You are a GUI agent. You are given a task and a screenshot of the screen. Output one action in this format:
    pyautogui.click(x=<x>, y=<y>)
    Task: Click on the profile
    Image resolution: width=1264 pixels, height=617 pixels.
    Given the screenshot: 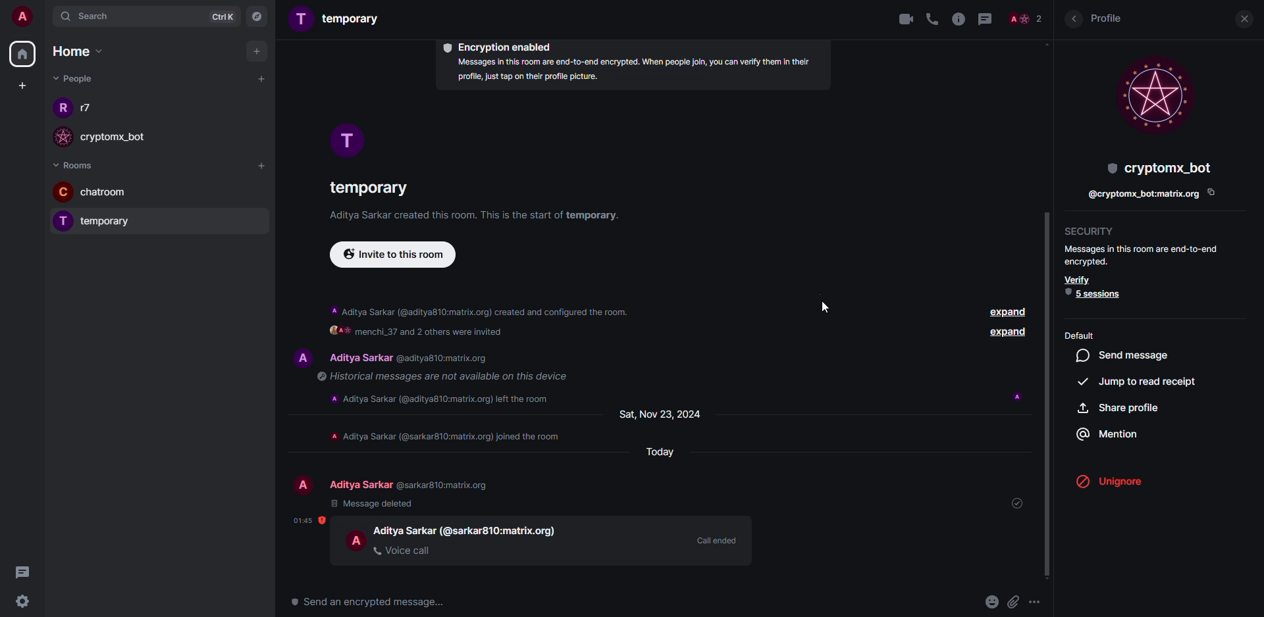 What is the action you would take?
    pyautogui.click(x=301, y=356)
    